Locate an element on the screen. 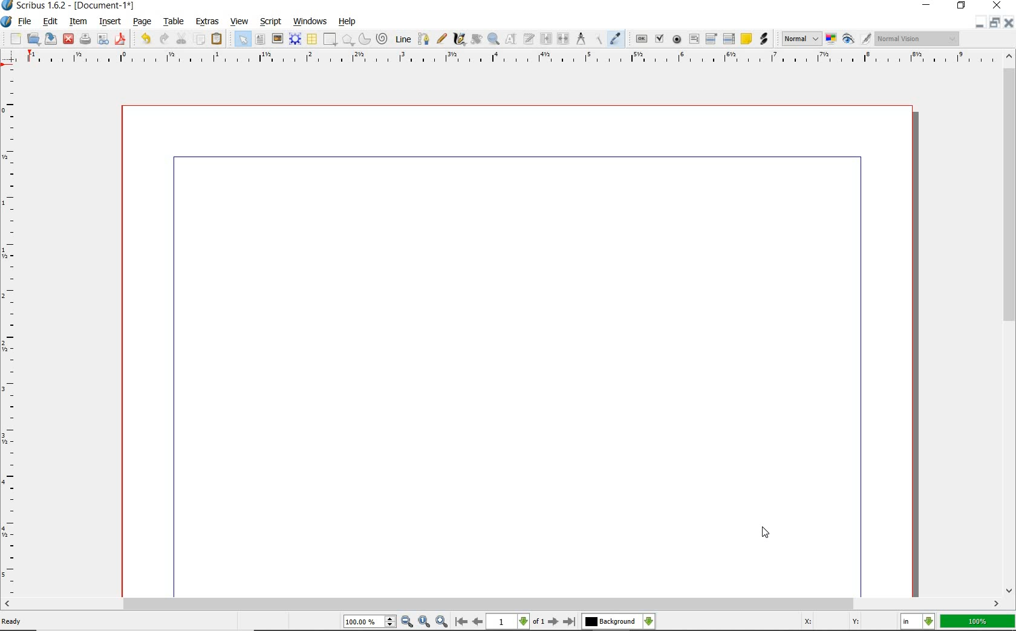  copy item properties is located at coordinates (599, 39).